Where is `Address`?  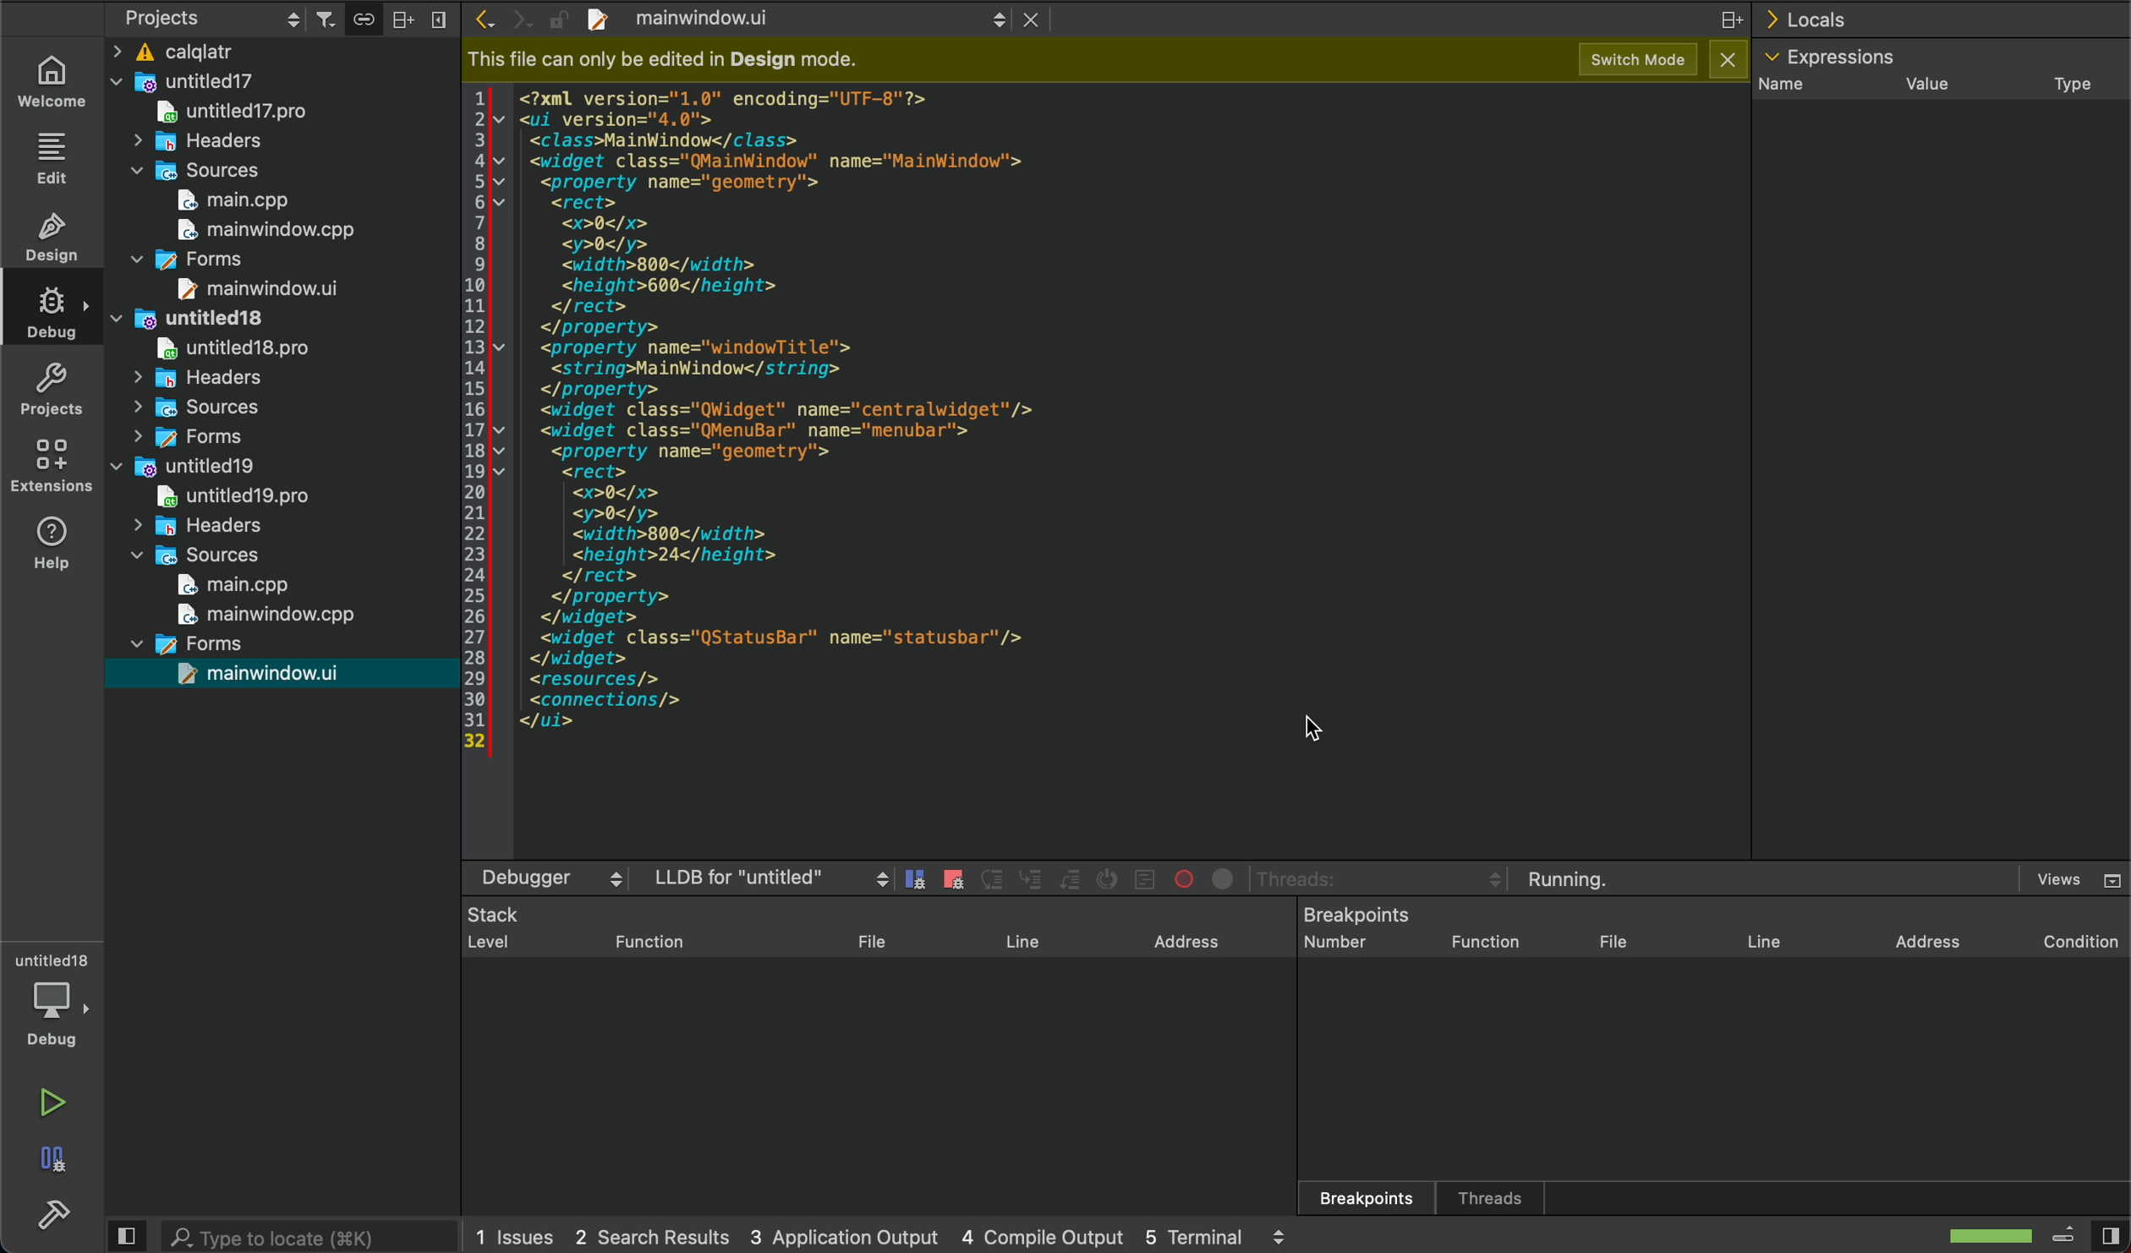
Address is located at coordinates (1915, 934).